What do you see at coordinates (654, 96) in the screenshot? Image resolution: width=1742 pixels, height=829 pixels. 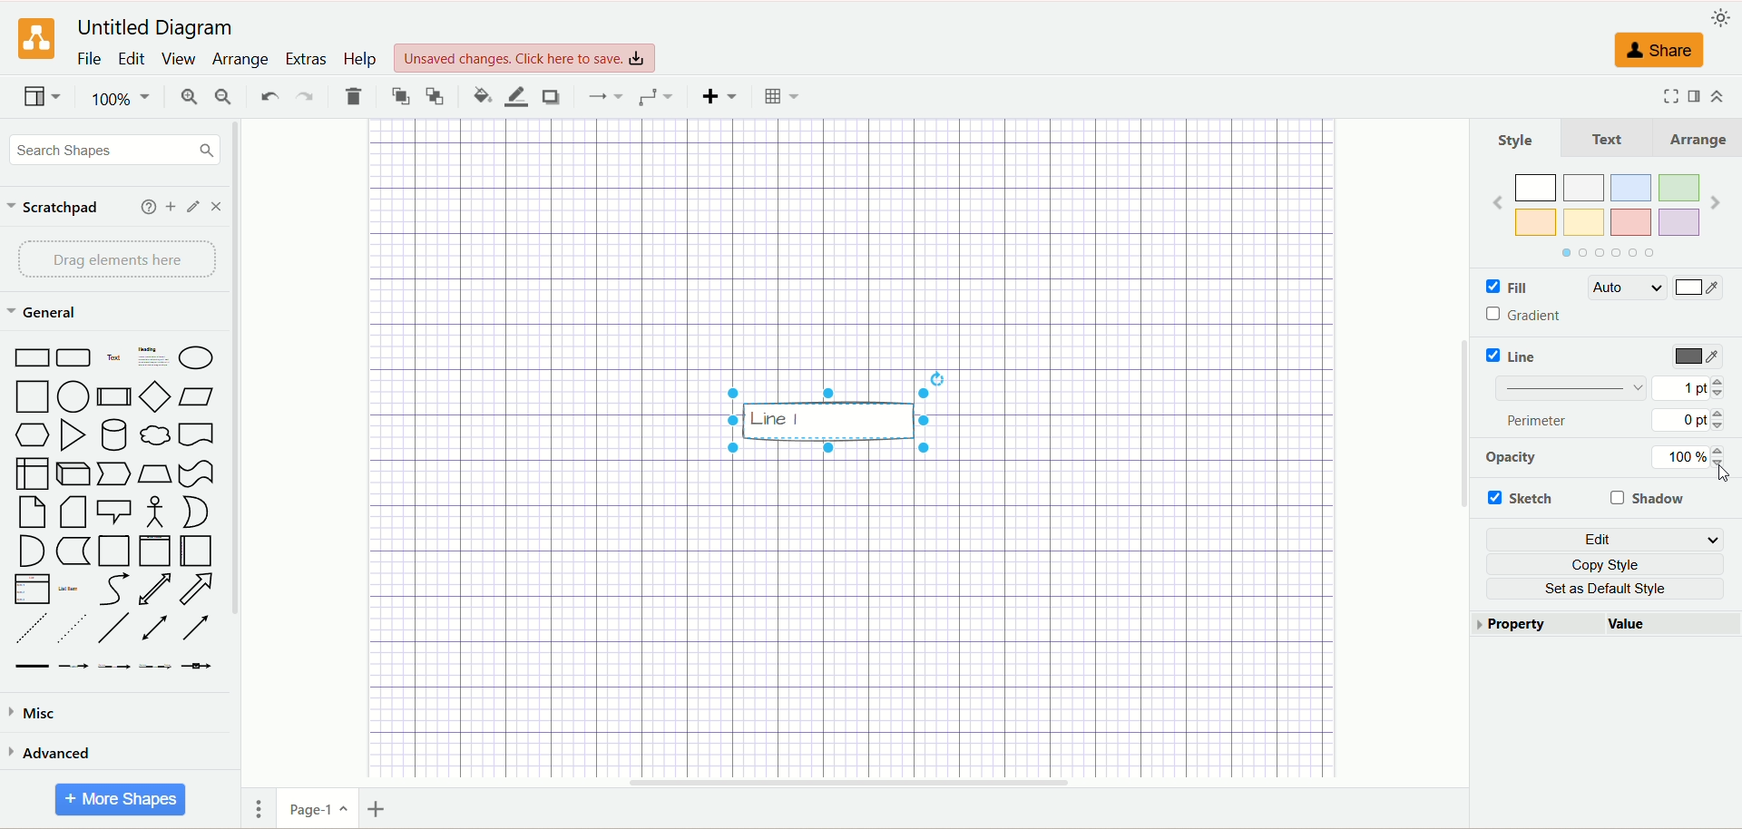 I see `waypoint` at bounding box center [654, 96].